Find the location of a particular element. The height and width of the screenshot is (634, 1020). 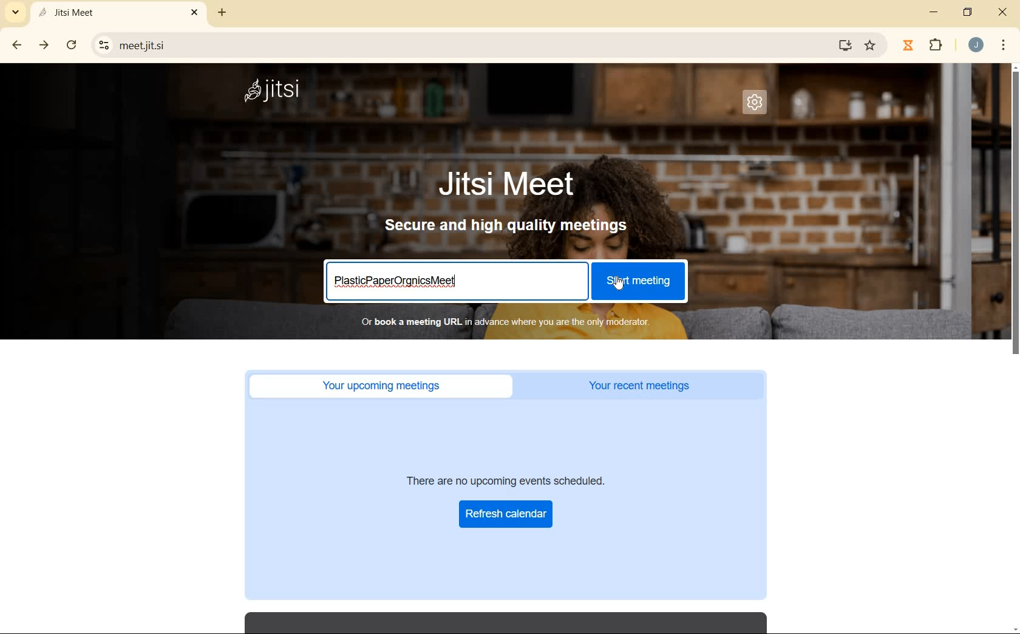

start meeting is located at coordinates (637, 279).